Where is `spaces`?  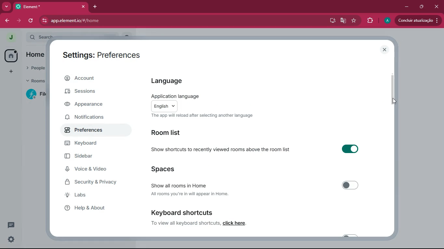
spaces is located at coordinates (174, 169).